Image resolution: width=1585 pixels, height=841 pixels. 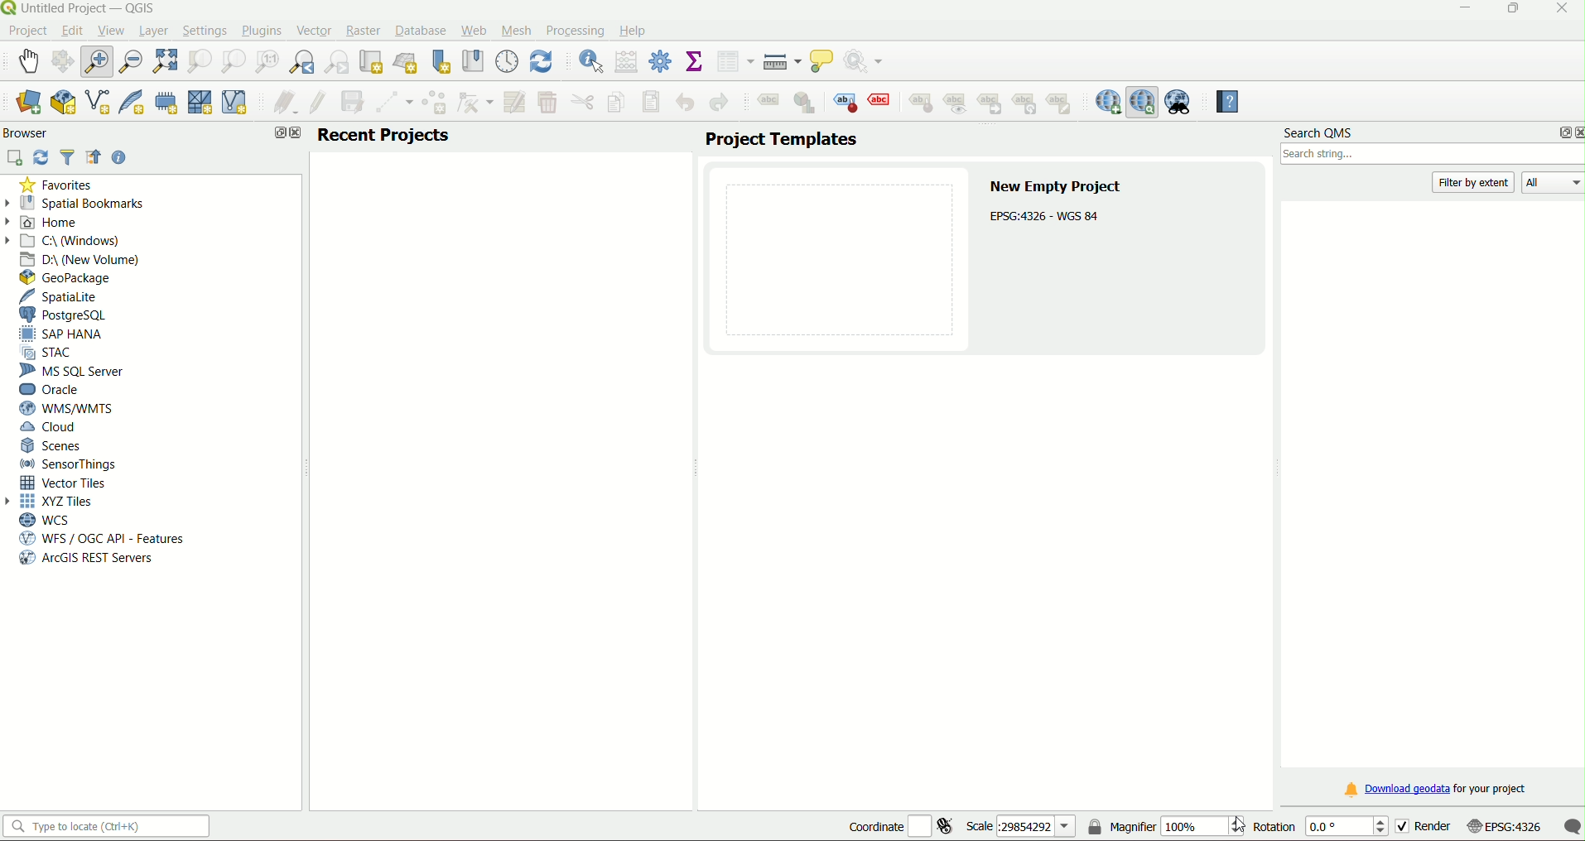 What do you see at coordinates (441, 61) in the screenshot?
I see `new spatial bookmark` at bounding box center [441, 61].